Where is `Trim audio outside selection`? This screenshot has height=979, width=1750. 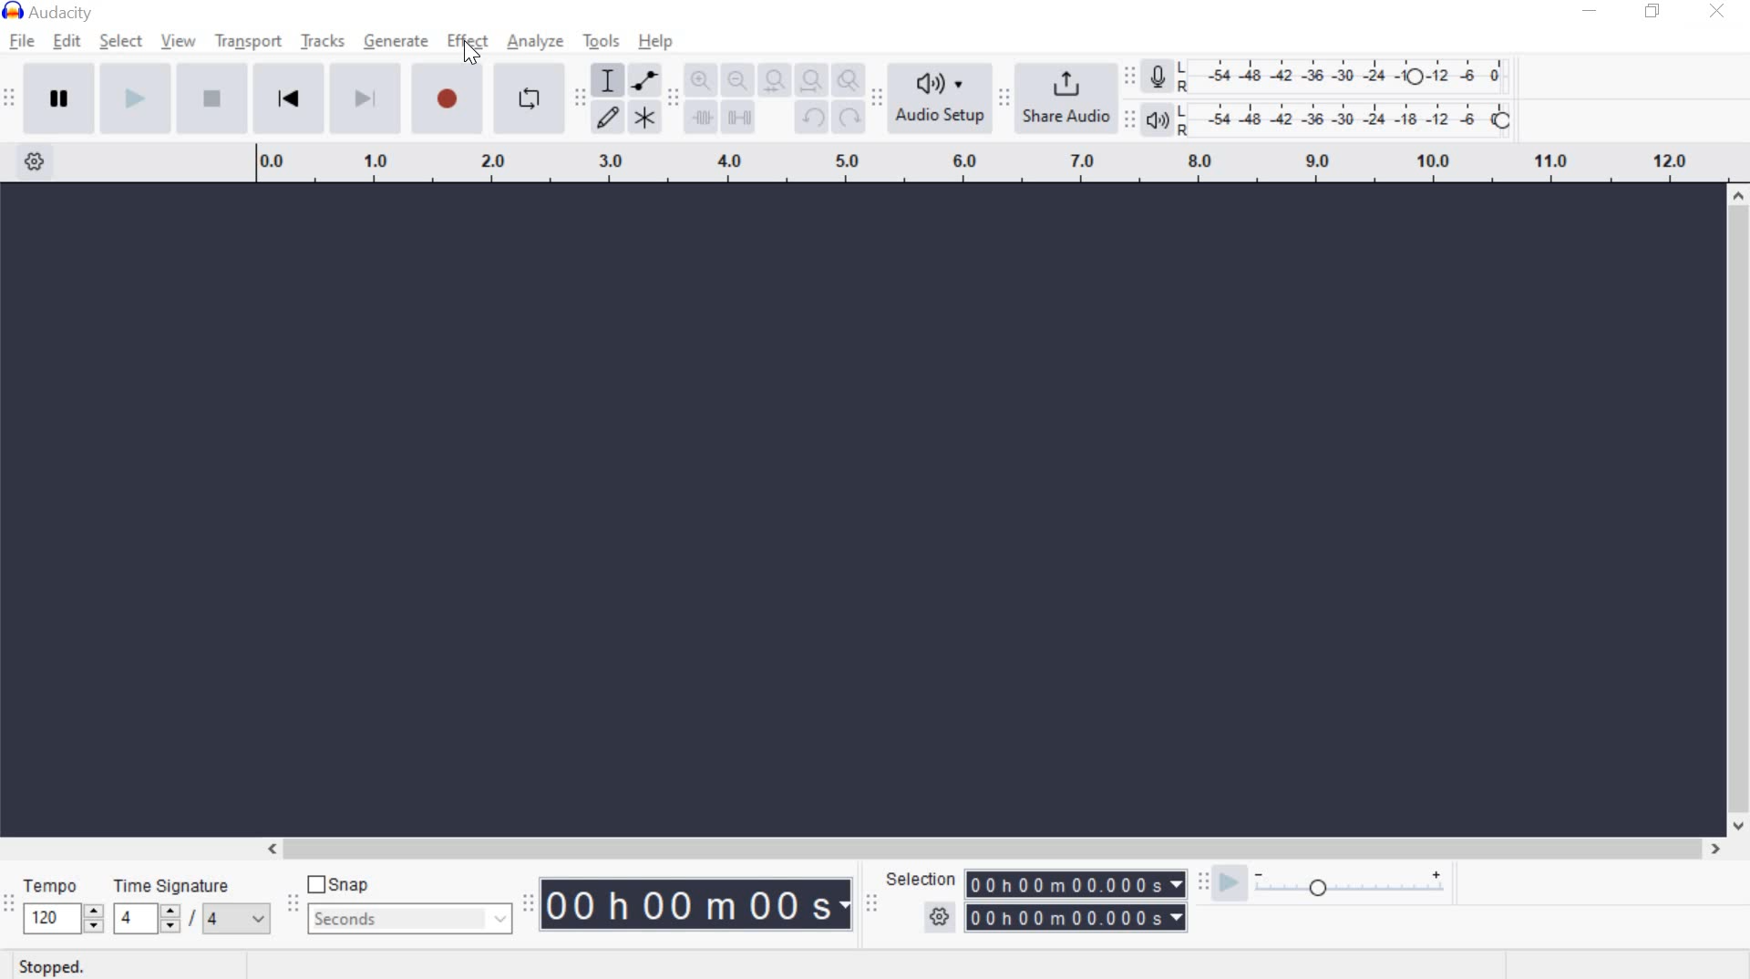 Trim audio outside selection is located at coordinates (704, 117).